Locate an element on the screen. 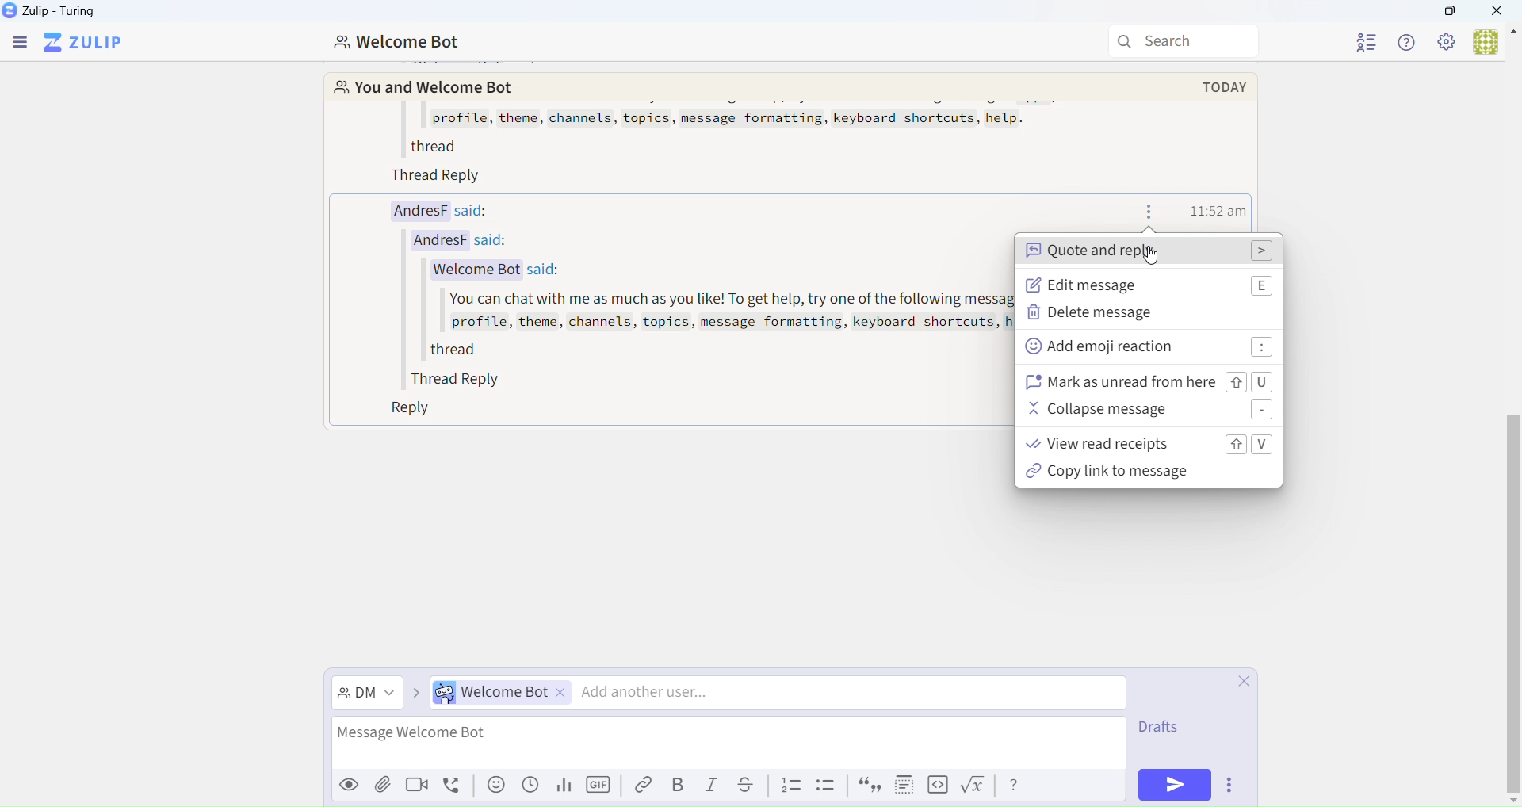 The image size is (1522, 807). Menu Bar is located at coordinates (21, 45).